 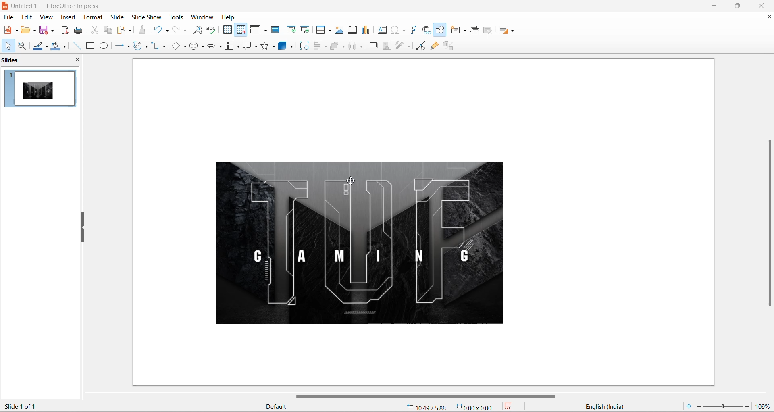 What do you see at coordinates (21, 46) in the screenshot?
I see `zoom and pan` at bounding box center [21, 46].